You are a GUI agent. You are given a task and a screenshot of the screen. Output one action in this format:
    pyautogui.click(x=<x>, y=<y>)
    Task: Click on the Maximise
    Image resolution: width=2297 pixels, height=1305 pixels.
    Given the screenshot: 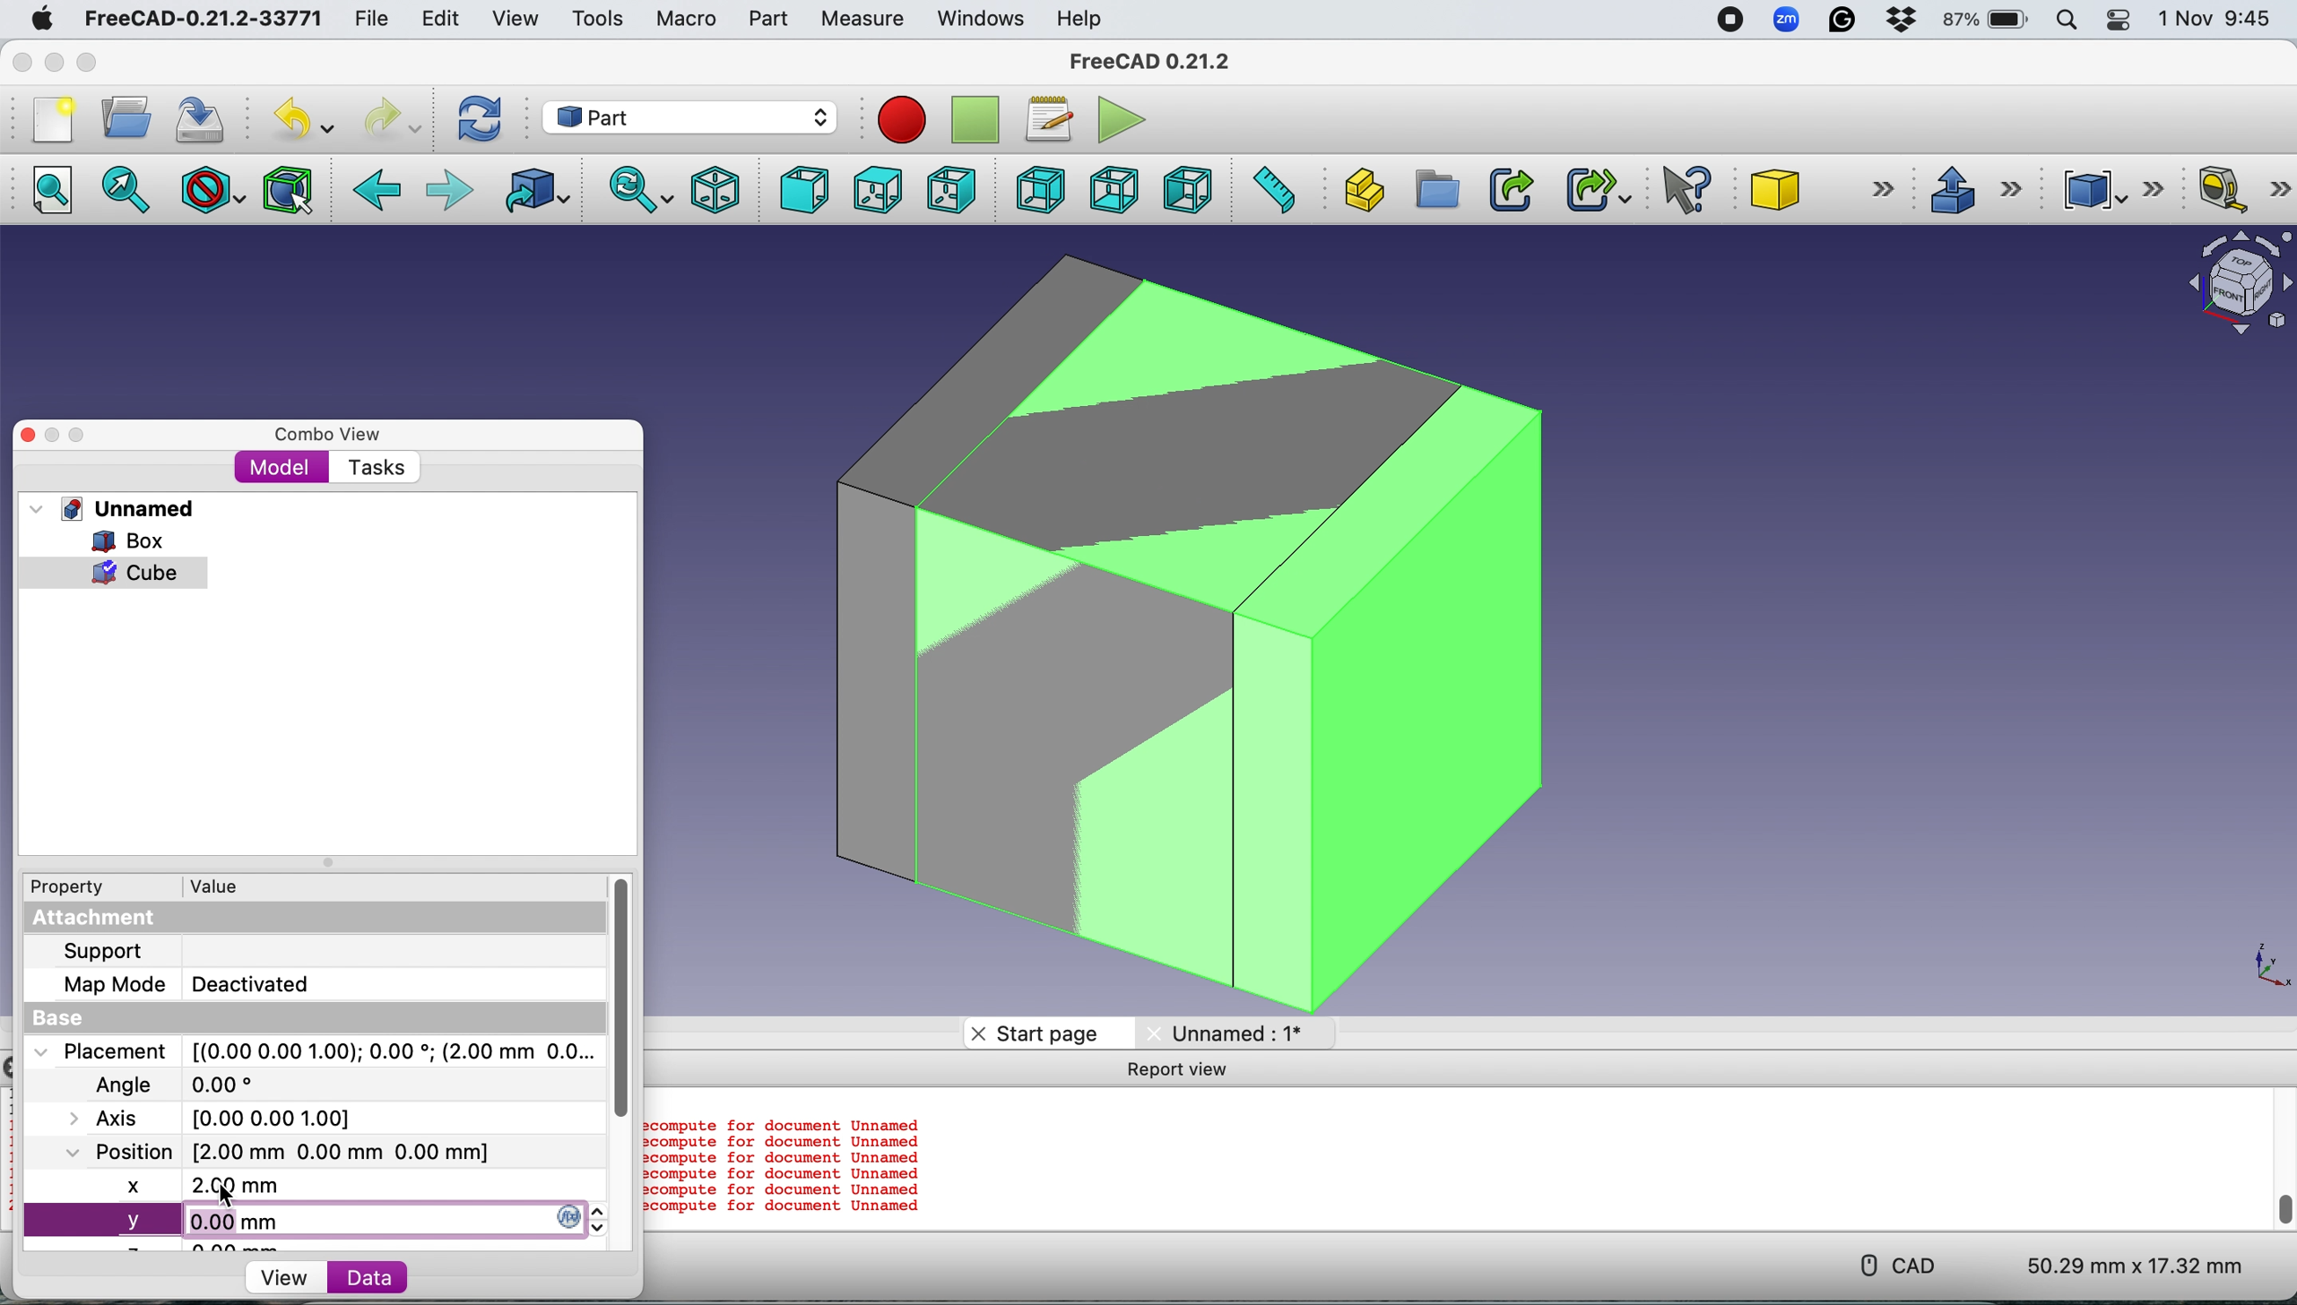 What is the action you would take?
    pyautogui.click(x=88, y=63)
    